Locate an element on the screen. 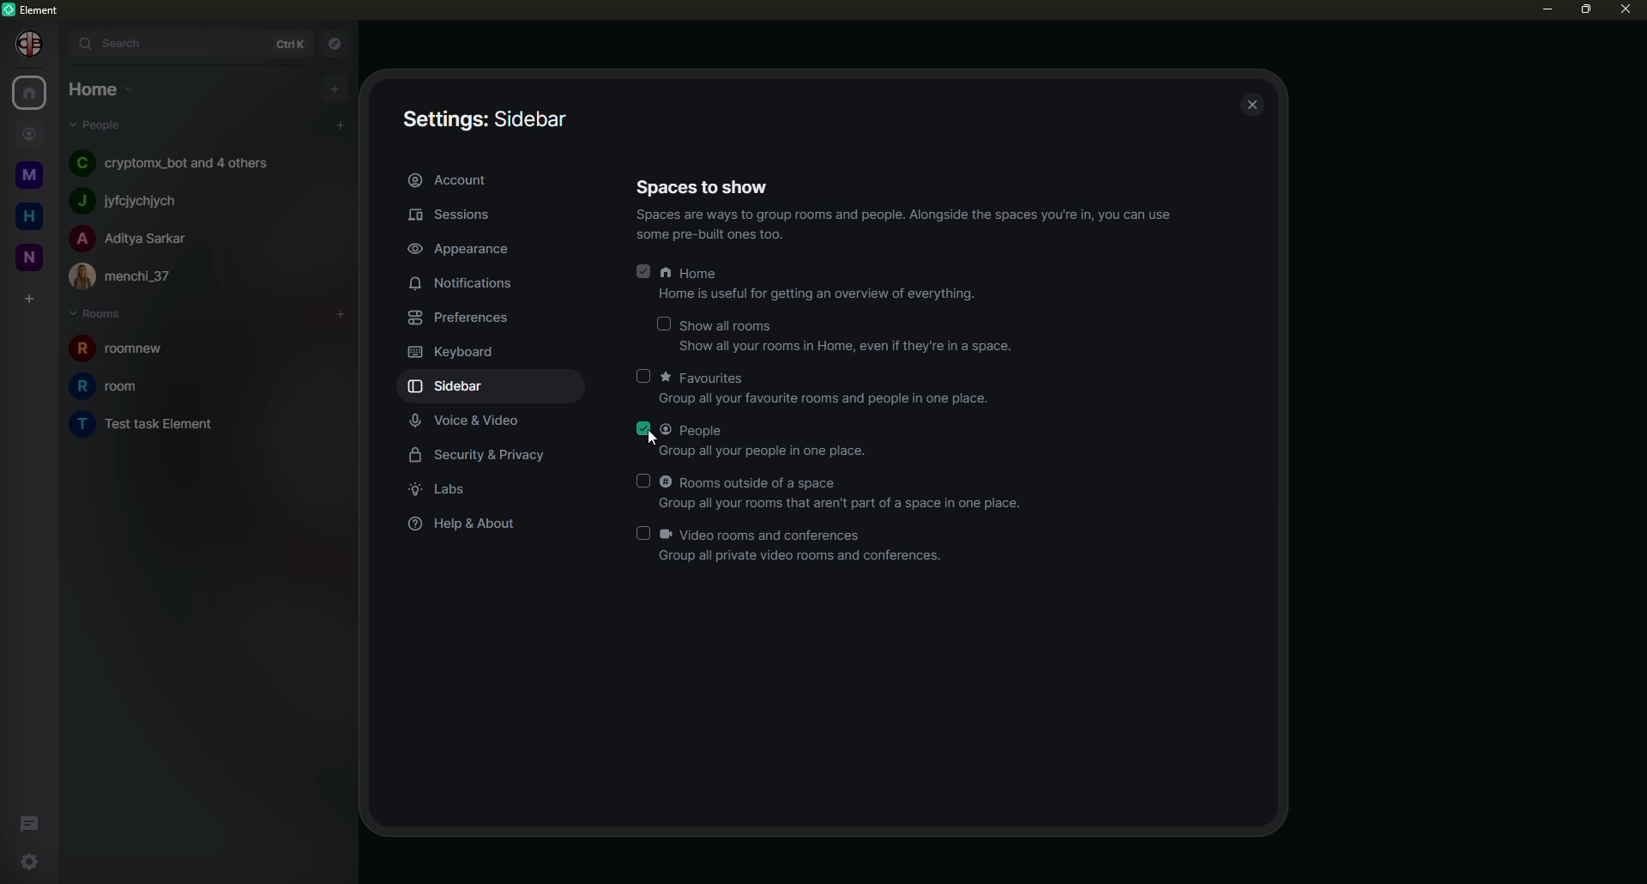  security & privacy is located at coordinates (484, 454).